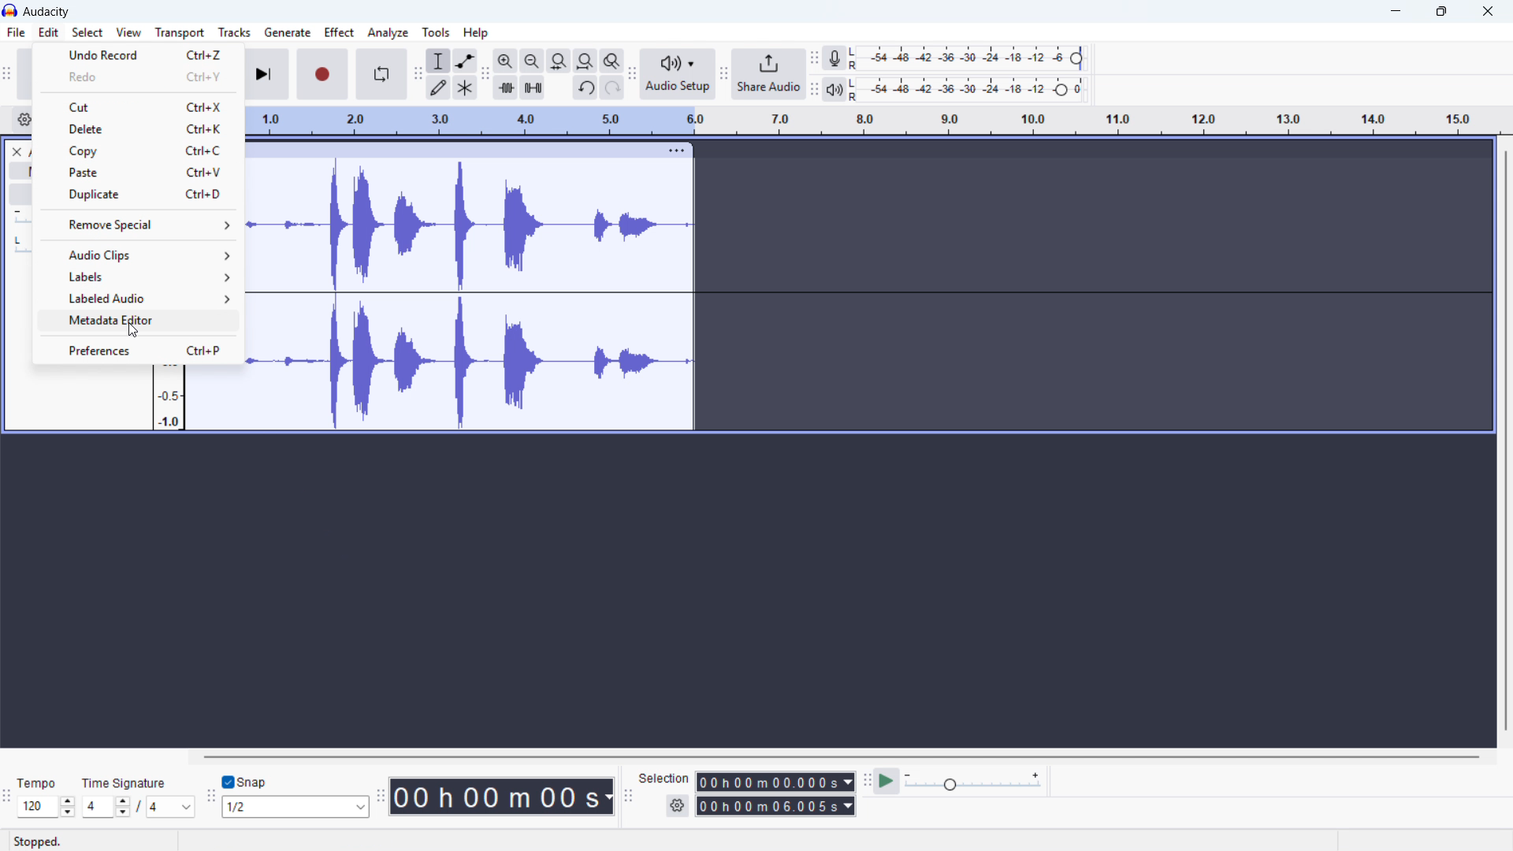 Image resolution: width=1513 pixels, height=851 pixels. I want to click on delete, so click(137, 128).